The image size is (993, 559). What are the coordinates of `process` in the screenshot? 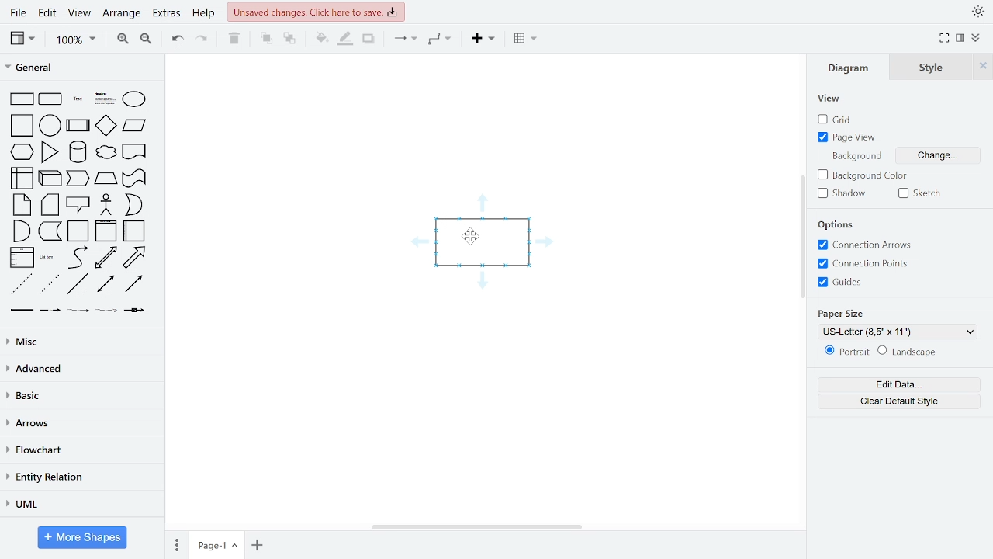 It's located at (78, 127).